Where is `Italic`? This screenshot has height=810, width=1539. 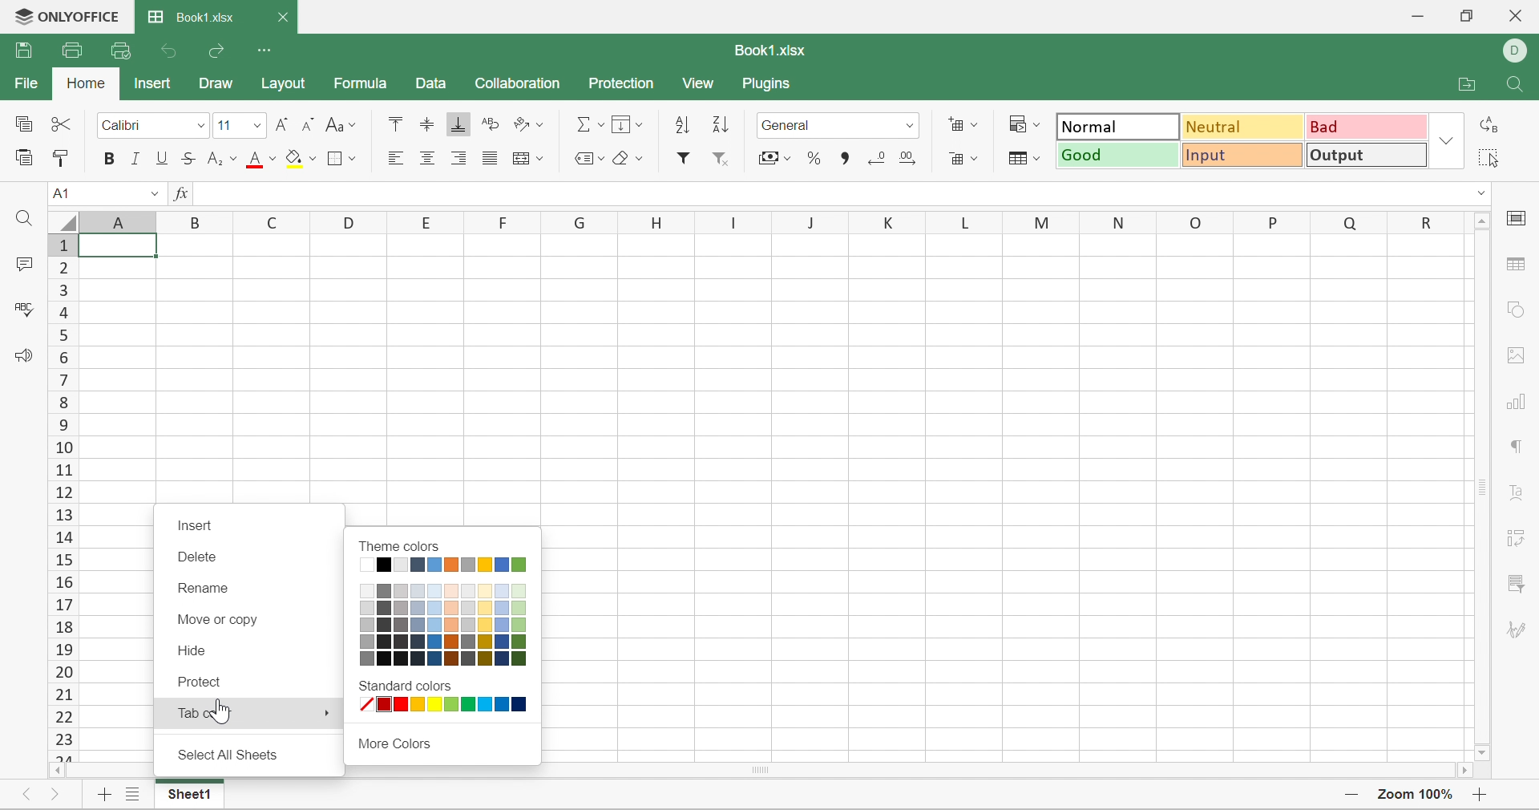
Italic is located at coordinates (137, 160).